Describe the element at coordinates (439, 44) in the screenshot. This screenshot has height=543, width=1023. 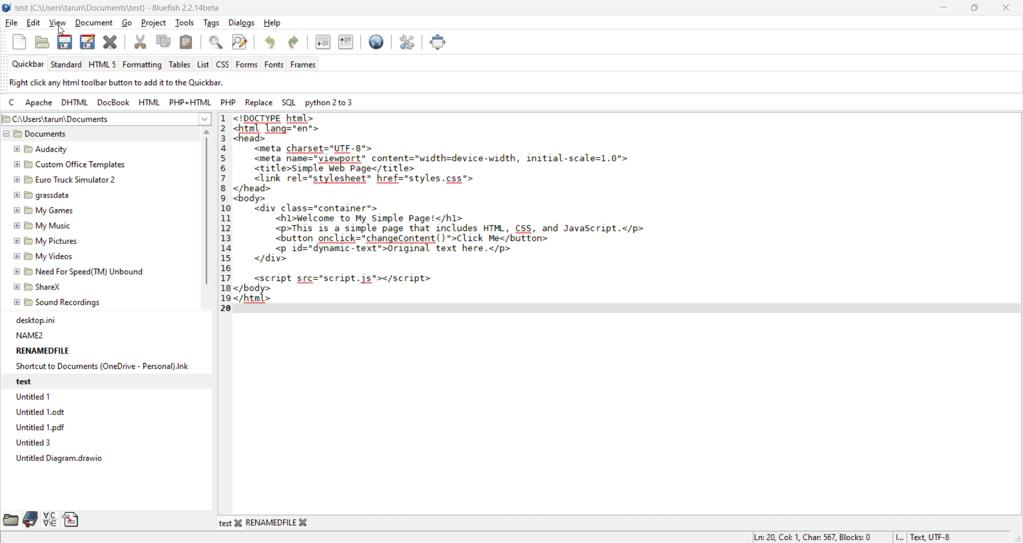
I see `full screen` at that location.